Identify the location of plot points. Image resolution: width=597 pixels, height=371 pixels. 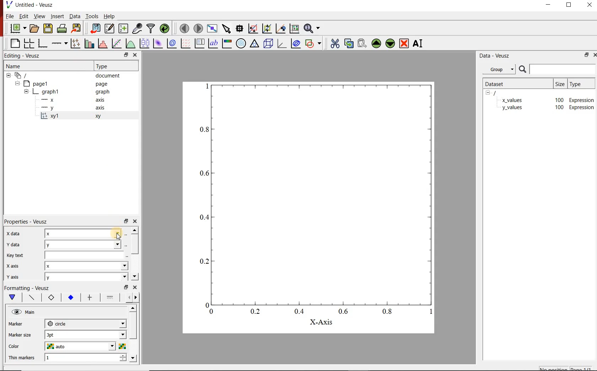
(75, 44).